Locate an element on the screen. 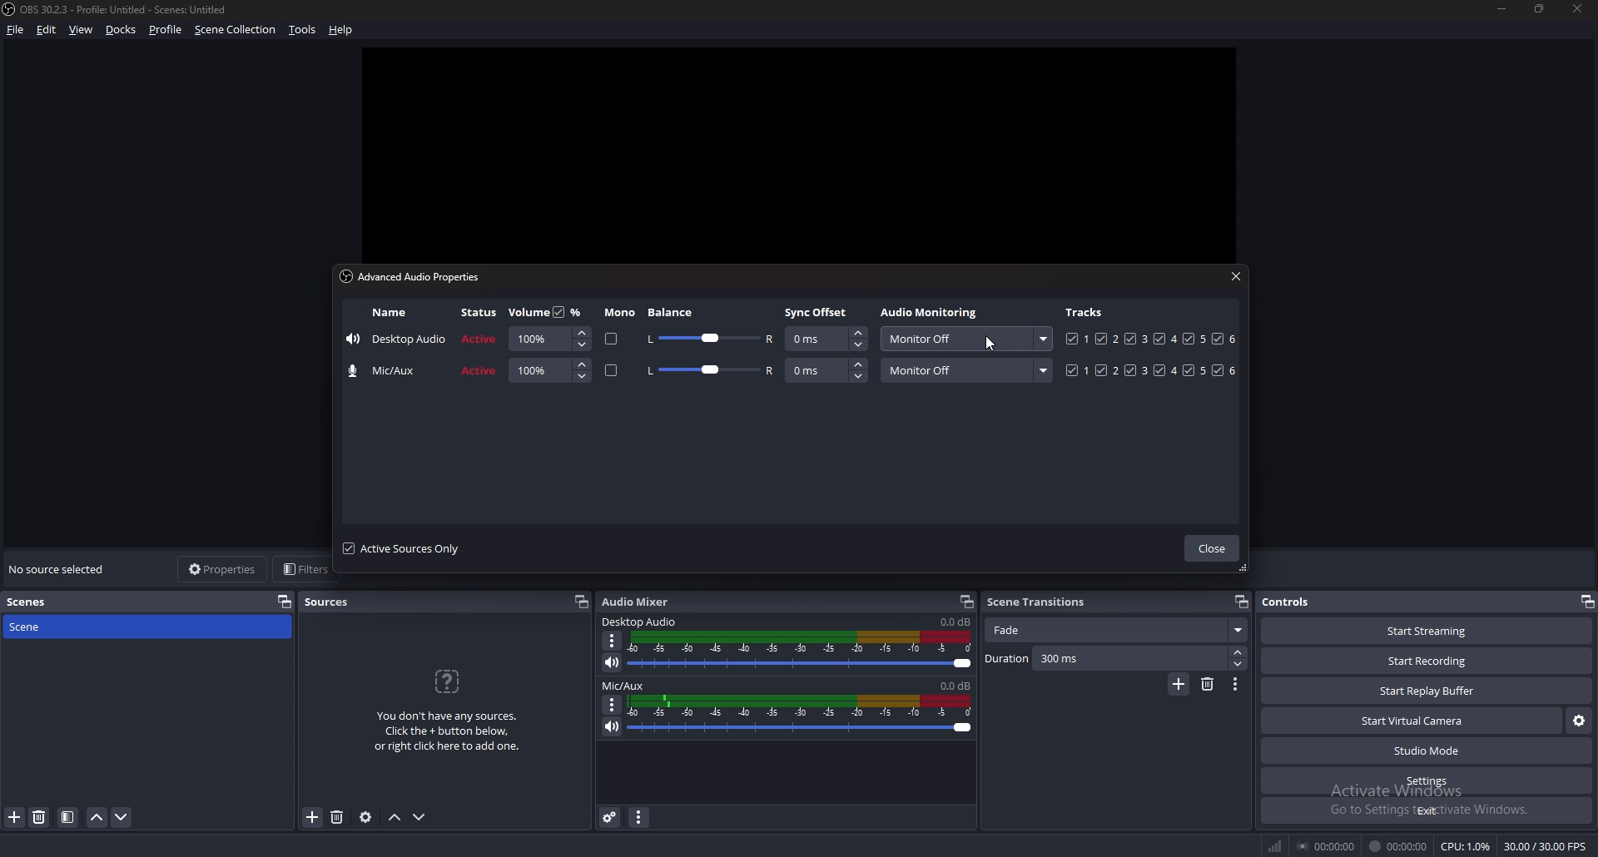 Image resolution: width=1598 pixels, height=857 pixels. audio monitoring is located at coordinates (930, 311).